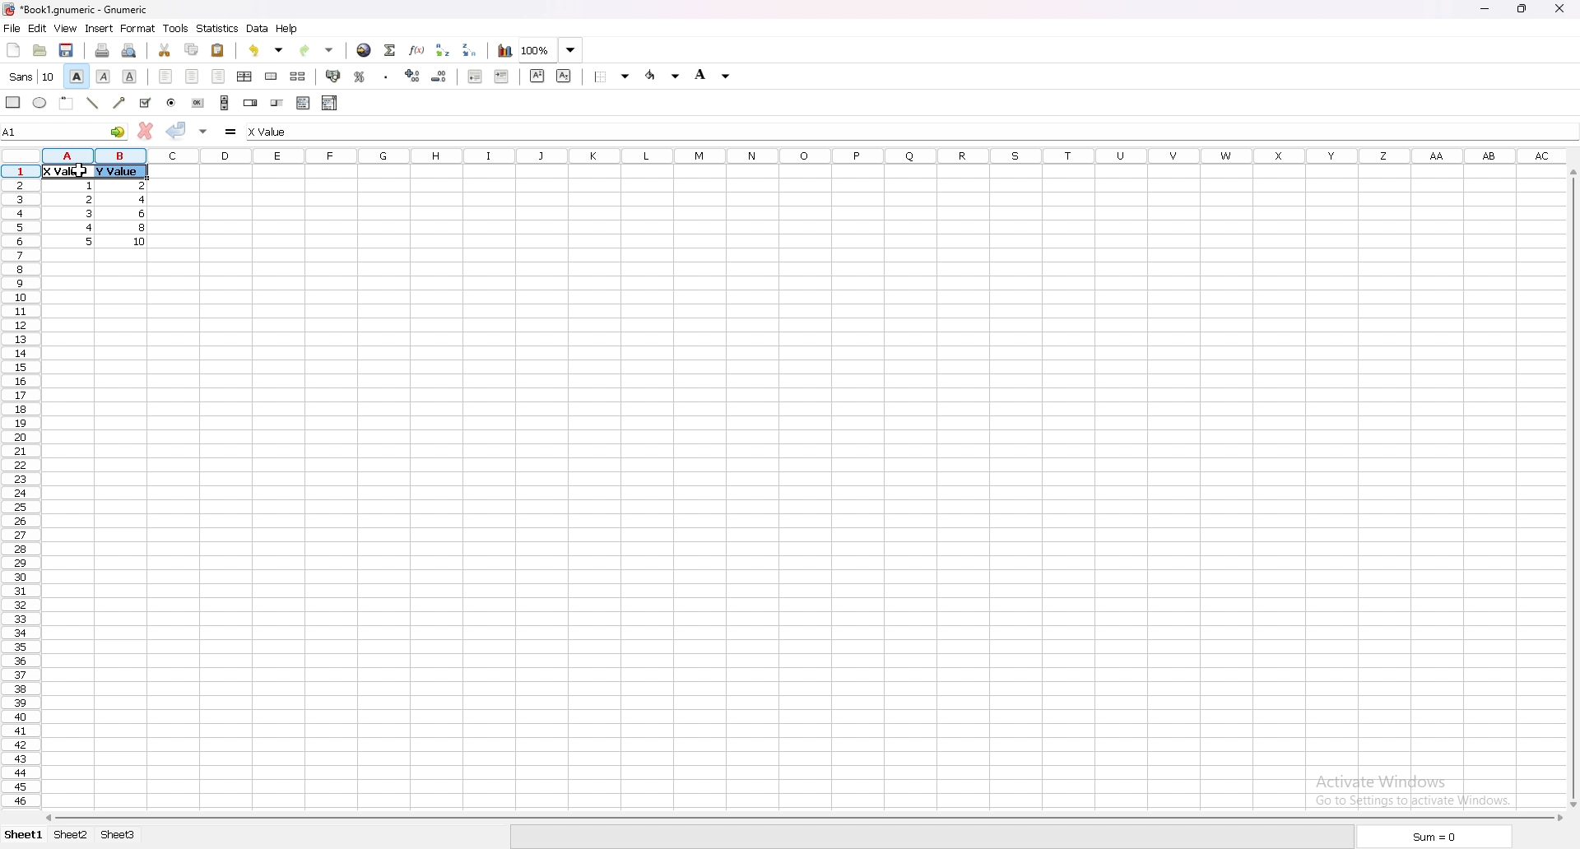 The width and height of the screenshot is (1580, 849). What do you see at coordinates (664, 75) in the screenshot?
I see `foreground` at bounding box center [664, 75].